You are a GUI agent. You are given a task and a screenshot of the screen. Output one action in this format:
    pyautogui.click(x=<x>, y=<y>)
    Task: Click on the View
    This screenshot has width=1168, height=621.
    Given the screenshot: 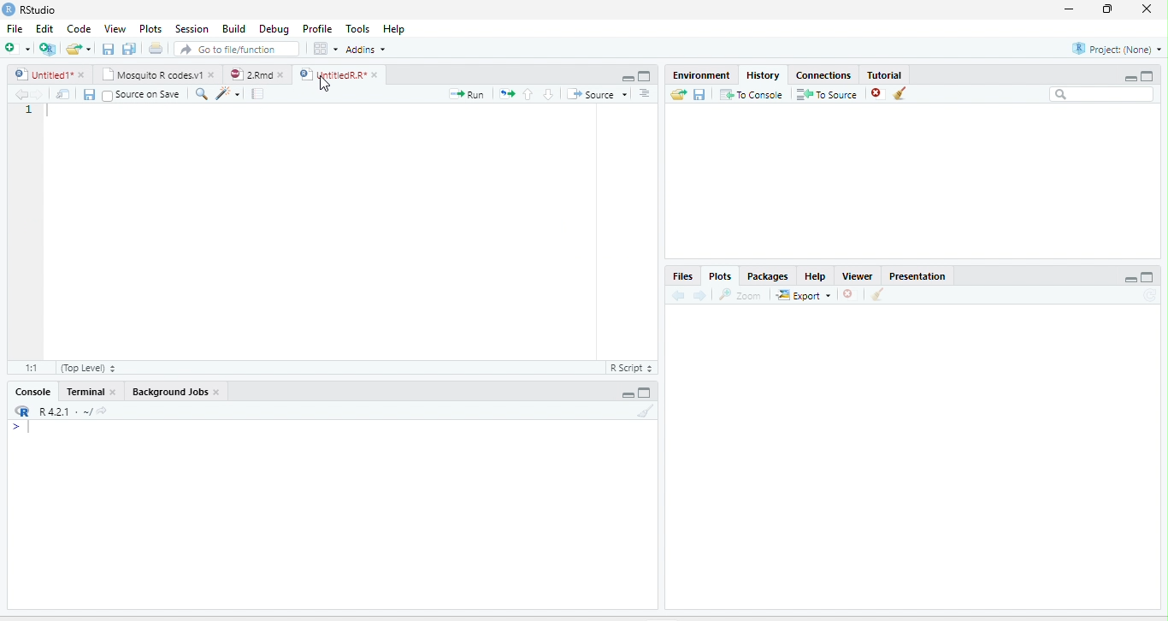 What is the action you would take?
    pyautogui.click(x=114, y=28)
    